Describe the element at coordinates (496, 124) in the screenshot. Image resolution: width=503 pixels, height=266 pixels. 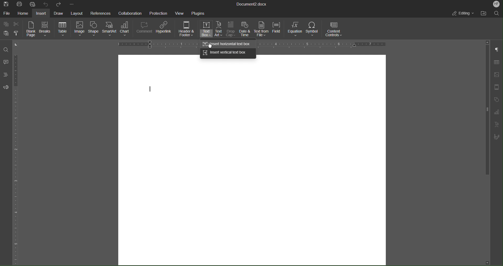
I see `Text Art` at that location.